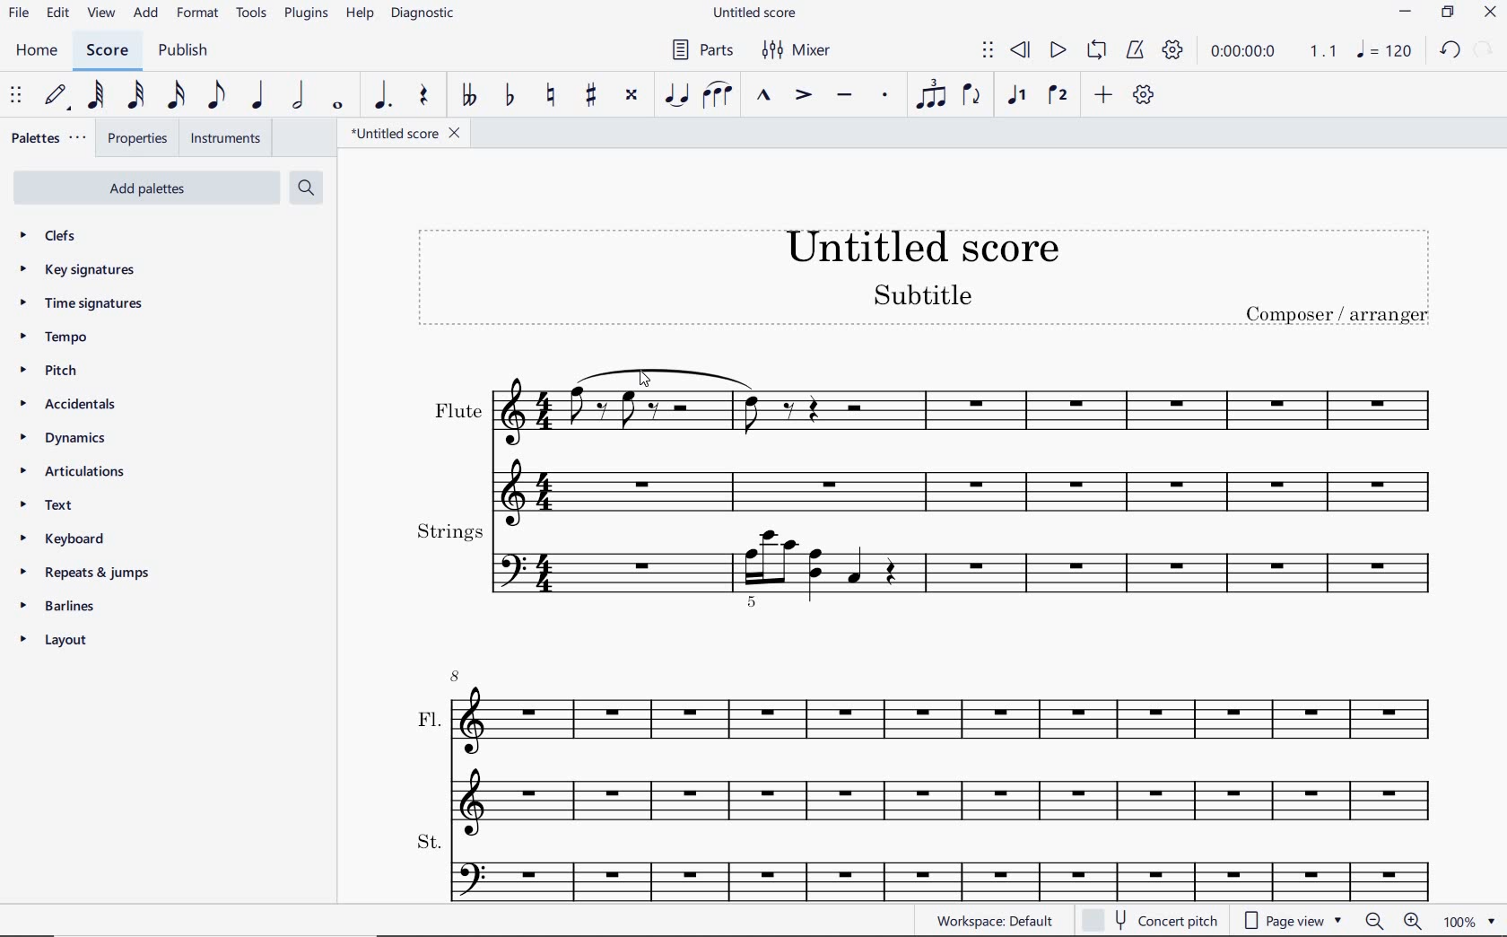 The image size is (1507, 937). I want to click on format, so click(196, 14).